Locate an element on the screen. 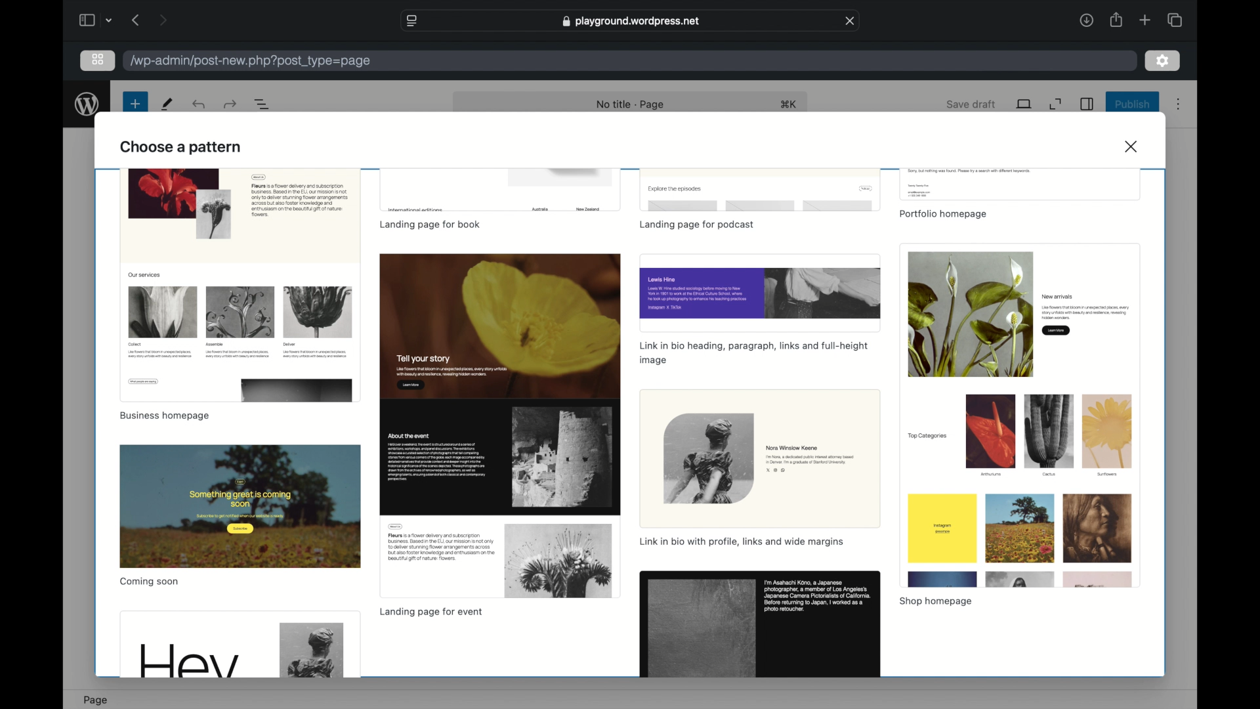  website settings is located at coordinates (411, 20).